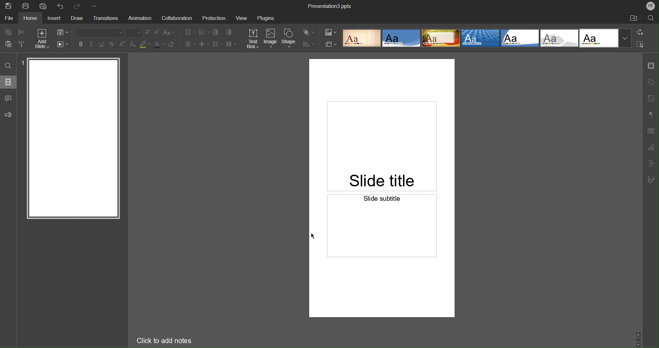 This screenshot has width=659, height=348. What do you see at coordinates (229, 33) in the screenshot?
I see `Increase Indent` at bounding box center [229, 33].